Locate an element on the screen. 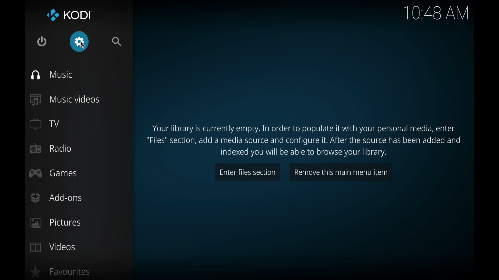 The width and height of the screenshot is (499, 280). search is located at coordinates (117, 41).